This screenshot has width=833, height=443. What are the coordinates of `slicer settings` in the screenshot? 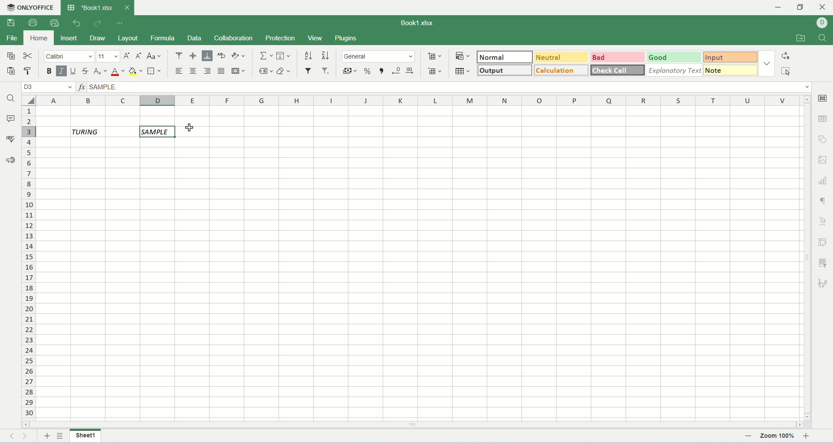 It's located at (823, 263).